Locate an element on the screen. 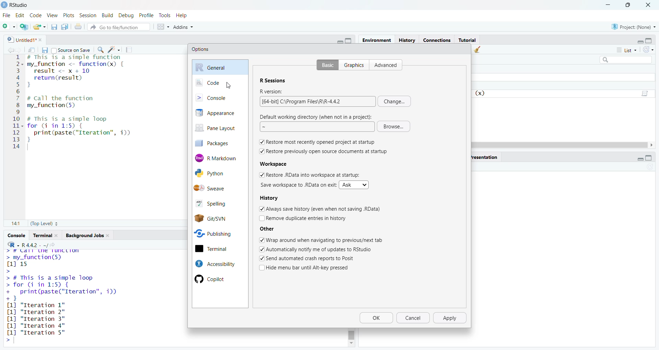  code to call the function is located at coordinates (76, 102).